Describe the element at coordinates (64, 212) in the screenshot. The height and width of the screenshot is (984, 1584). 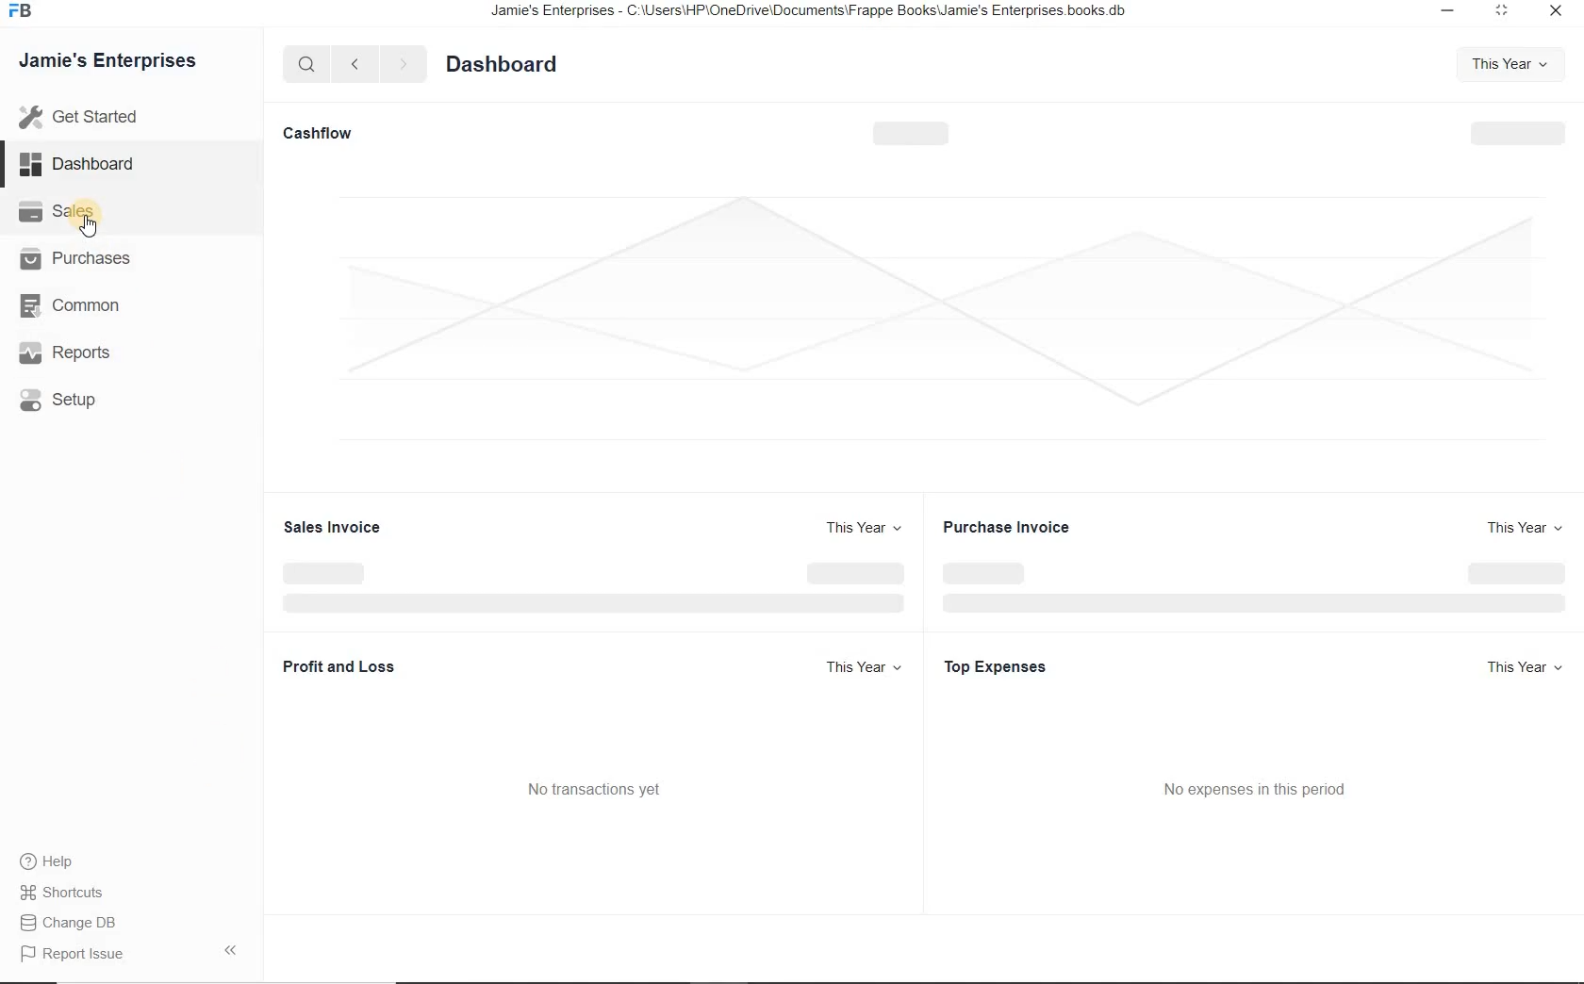
I see `Sales` at that location.